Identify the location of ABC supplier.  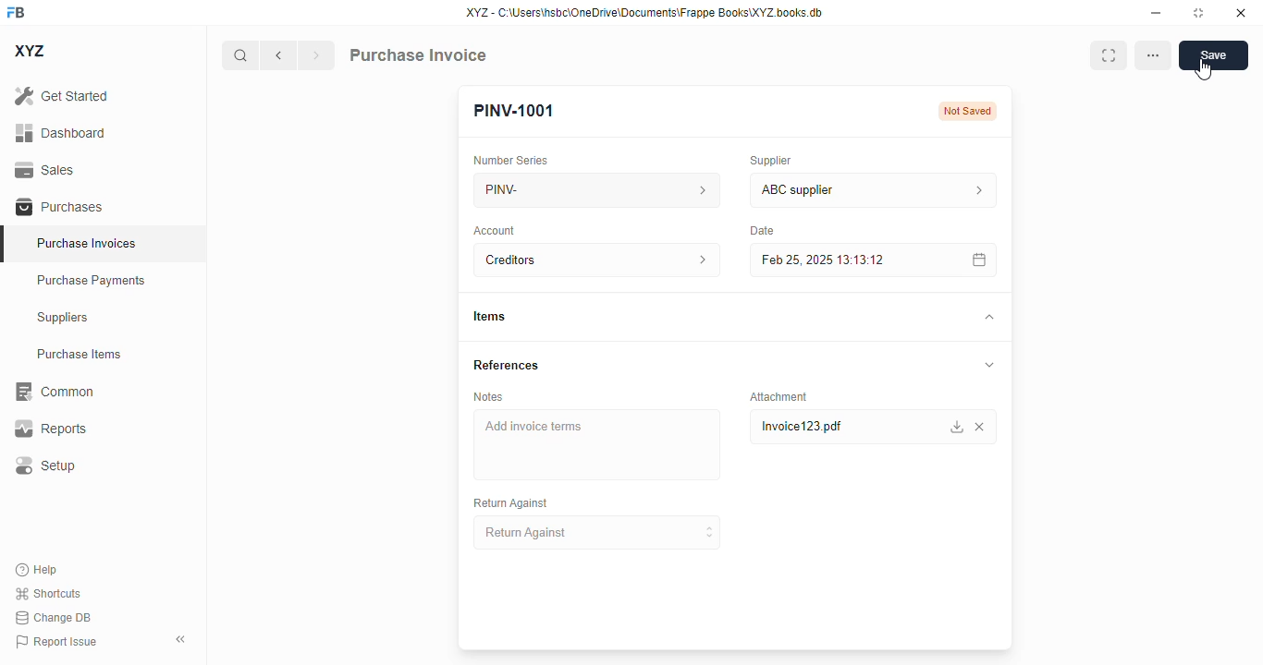
(838, 190).